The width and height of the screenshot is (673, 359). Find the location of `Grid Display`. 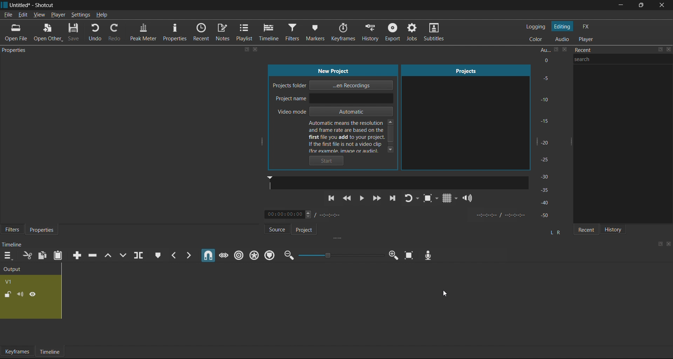

Grid Display is located at coordinates (448, 199).